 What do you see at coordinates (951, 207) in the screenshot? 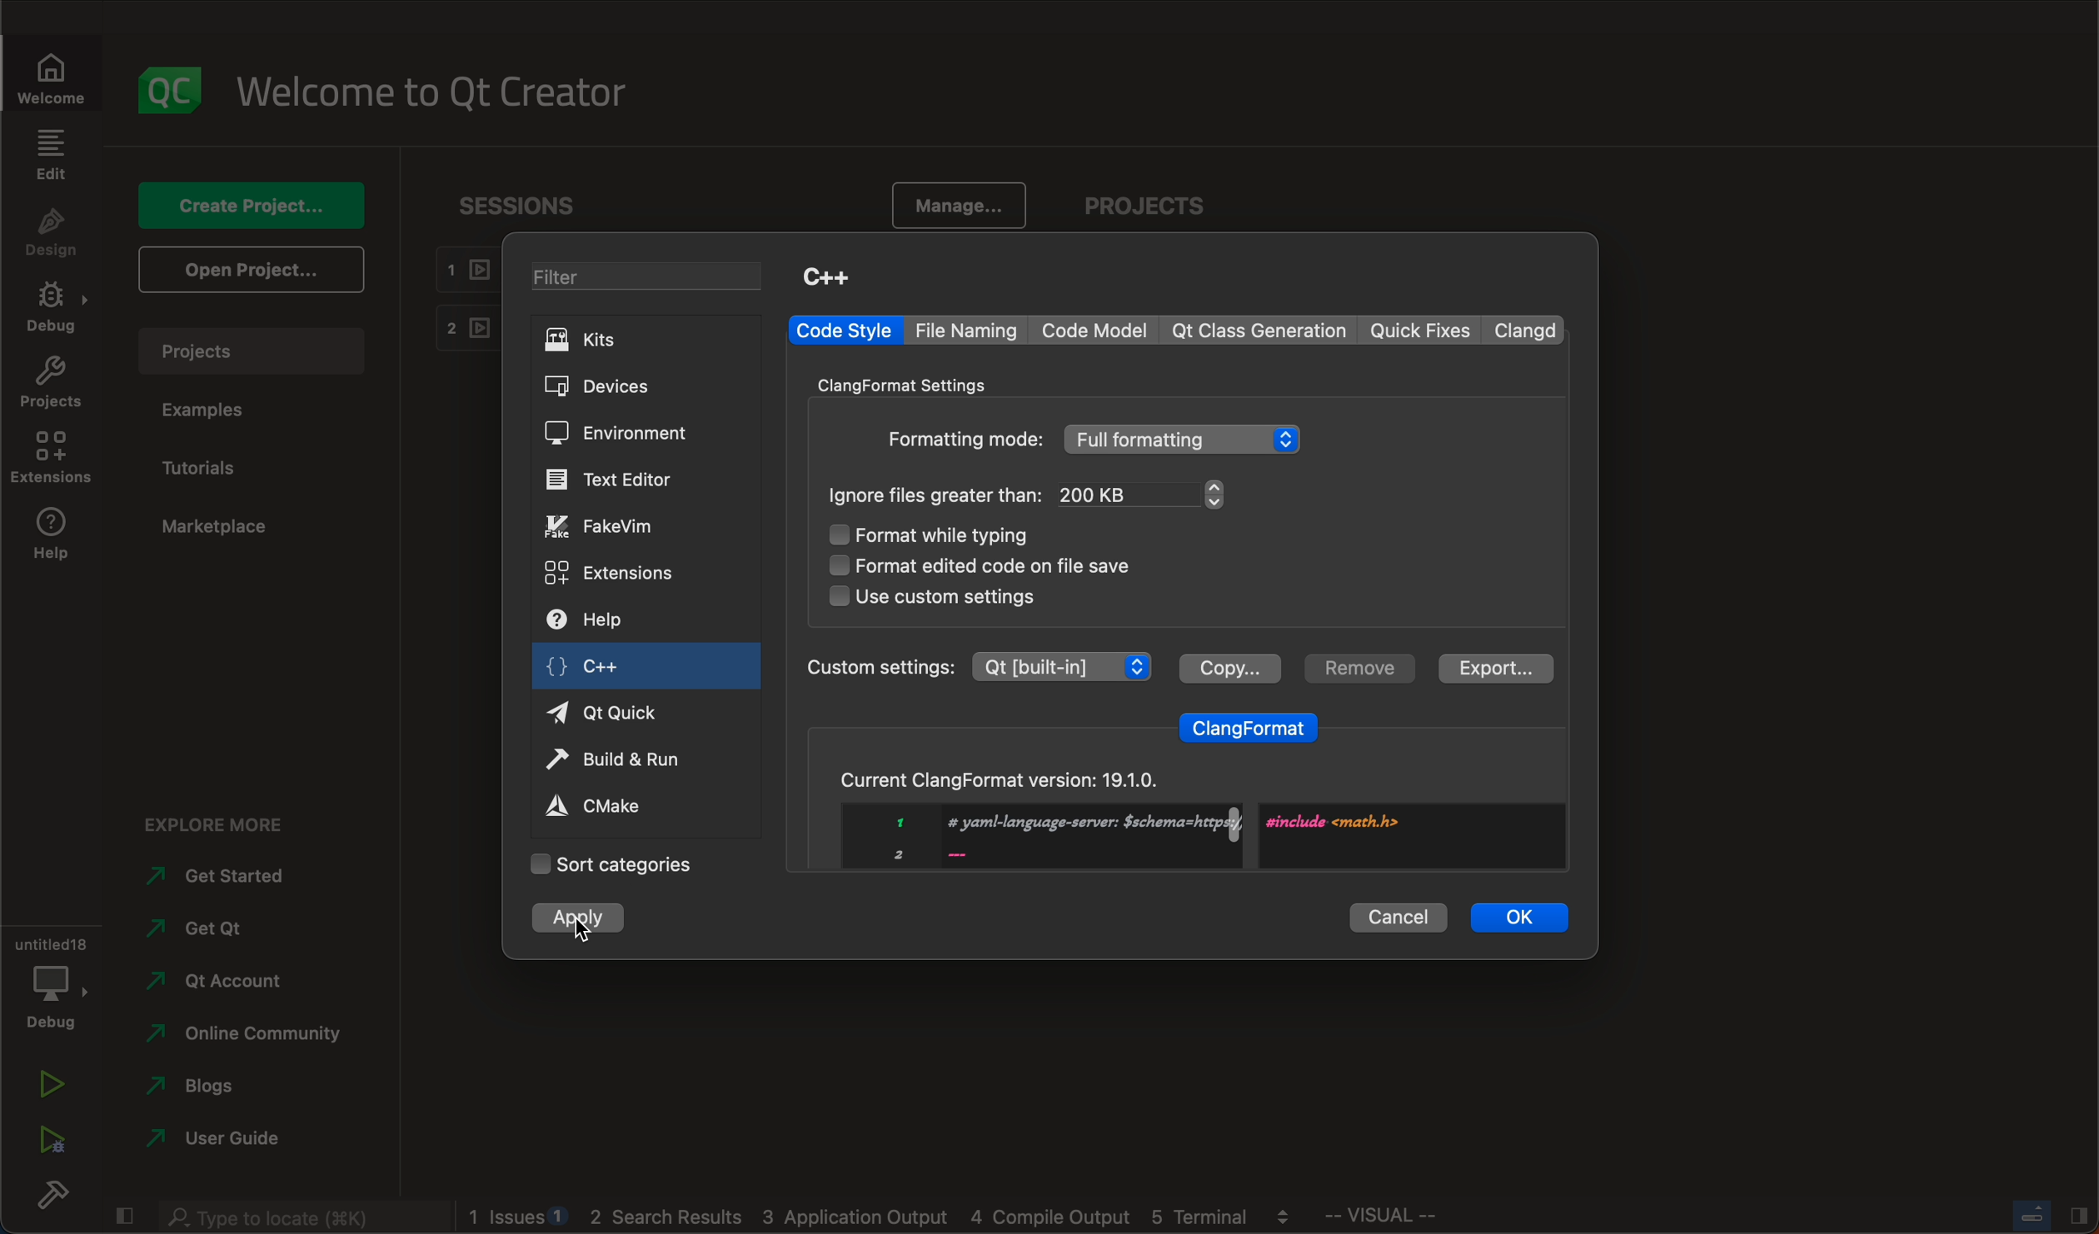
I see `manage` at bounding box center [951, 207].